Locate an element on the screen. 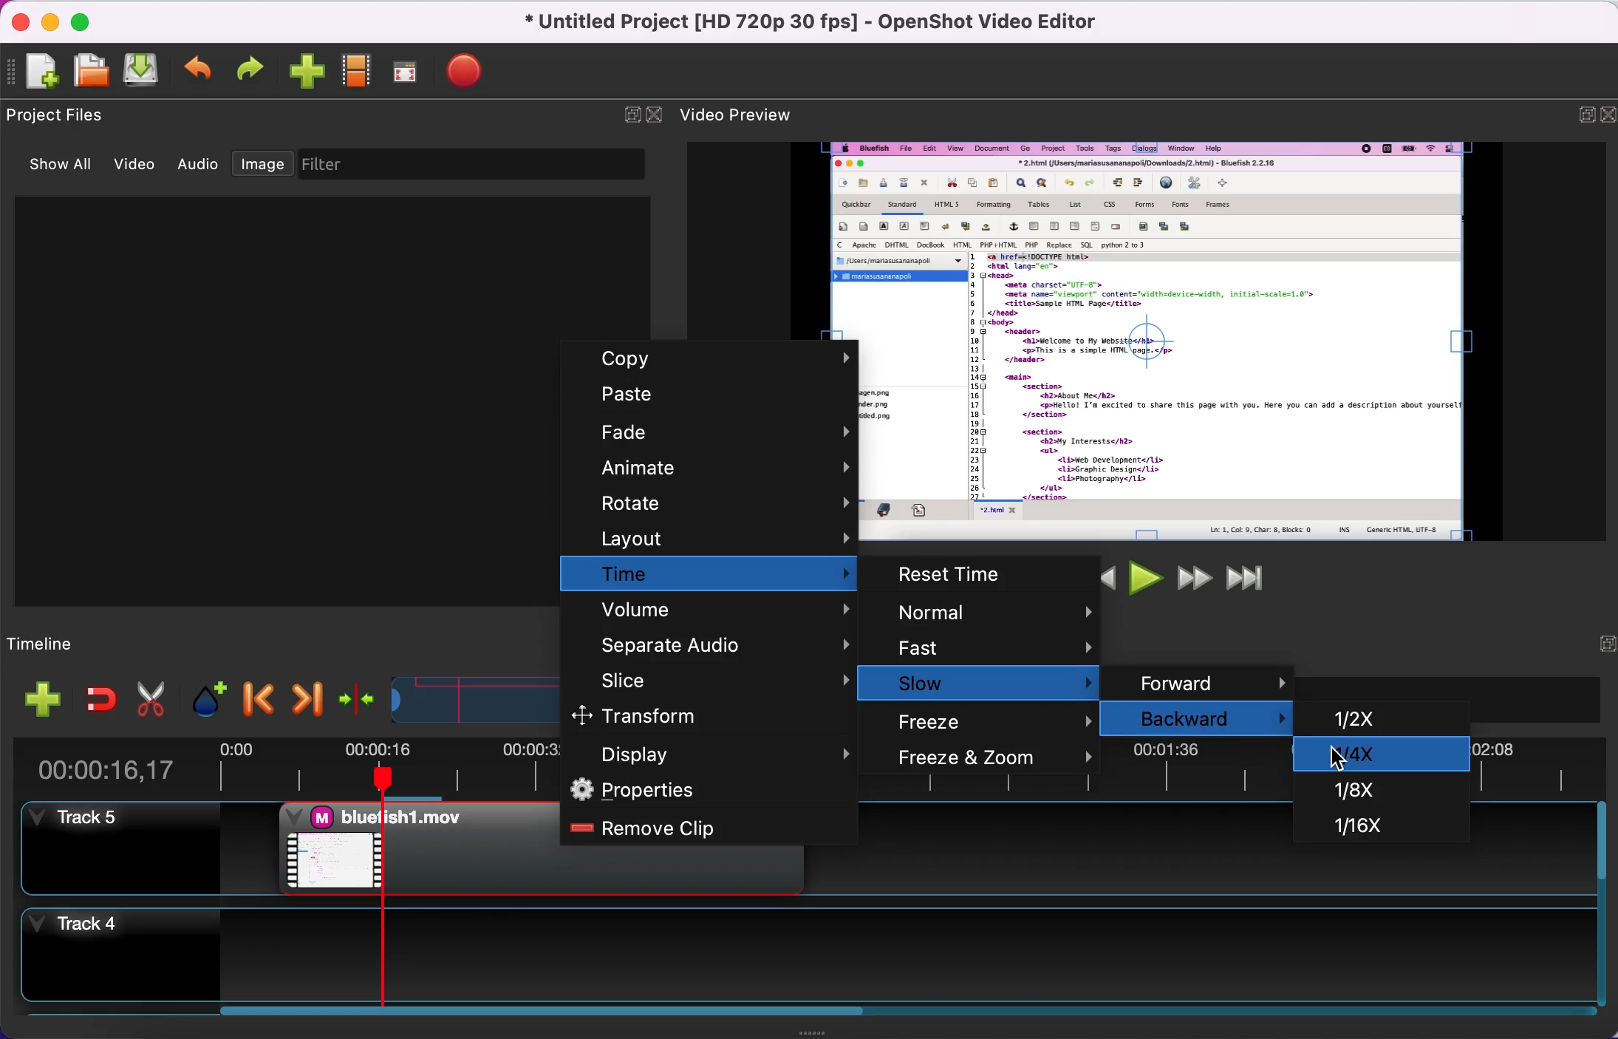  time is located at coordinates (712, 574).